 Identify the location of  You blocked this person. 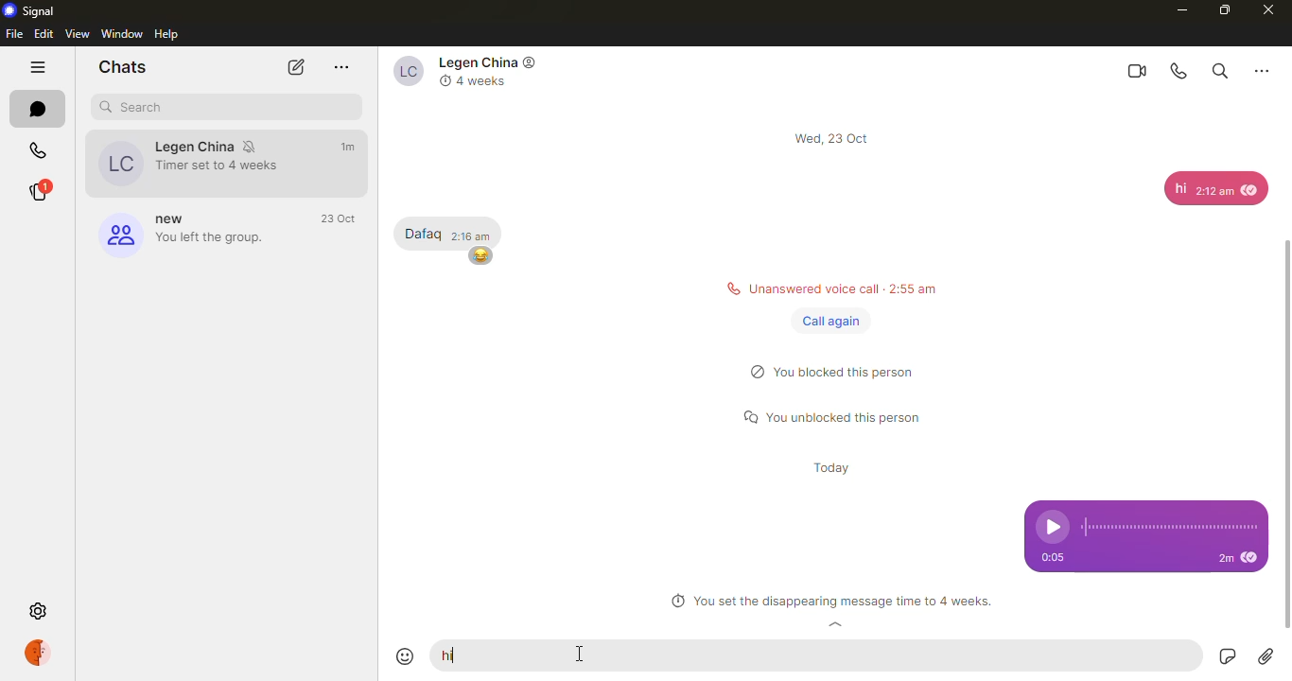
(842, 375).